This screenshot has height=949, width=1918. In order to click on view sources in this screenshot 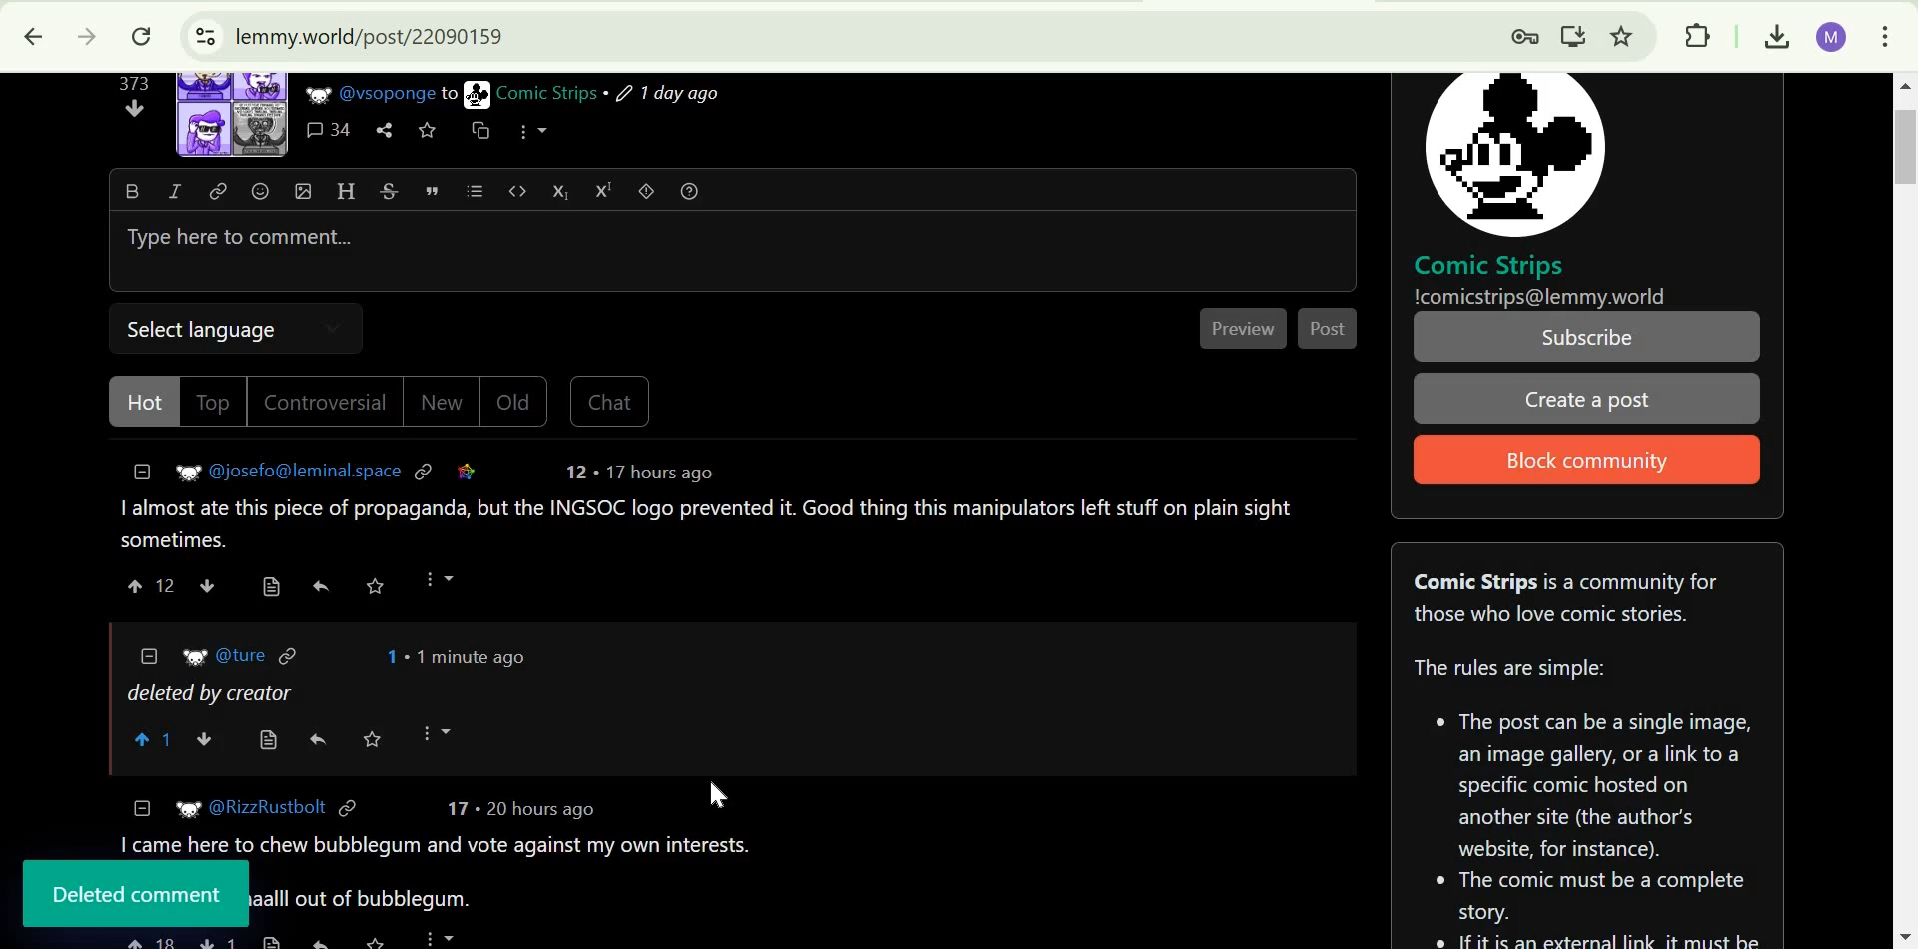, I will do `click(269, 741)`.